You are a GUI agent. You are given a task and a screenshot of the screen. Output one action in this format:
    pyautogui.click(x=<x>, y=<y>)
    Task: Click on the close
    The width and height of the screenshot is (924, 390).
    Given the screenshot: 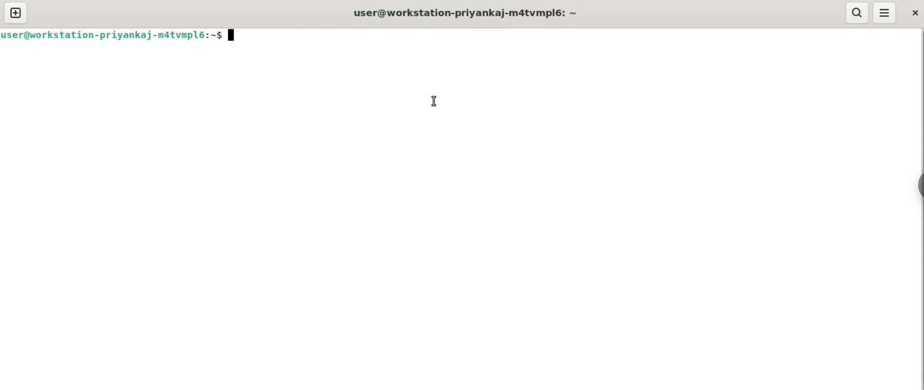 What is the action you would take?
    pyautogui.click(x=914, y=13)
    